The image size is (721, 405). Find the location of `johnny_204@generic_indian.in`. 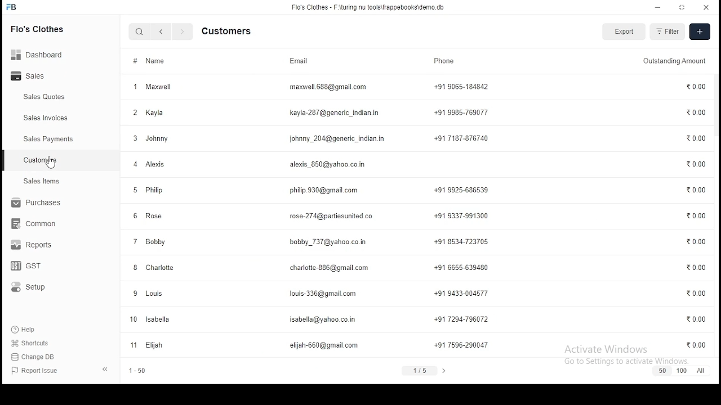

johnny_204@generic_indian.in is located at coordinates (339, 139).